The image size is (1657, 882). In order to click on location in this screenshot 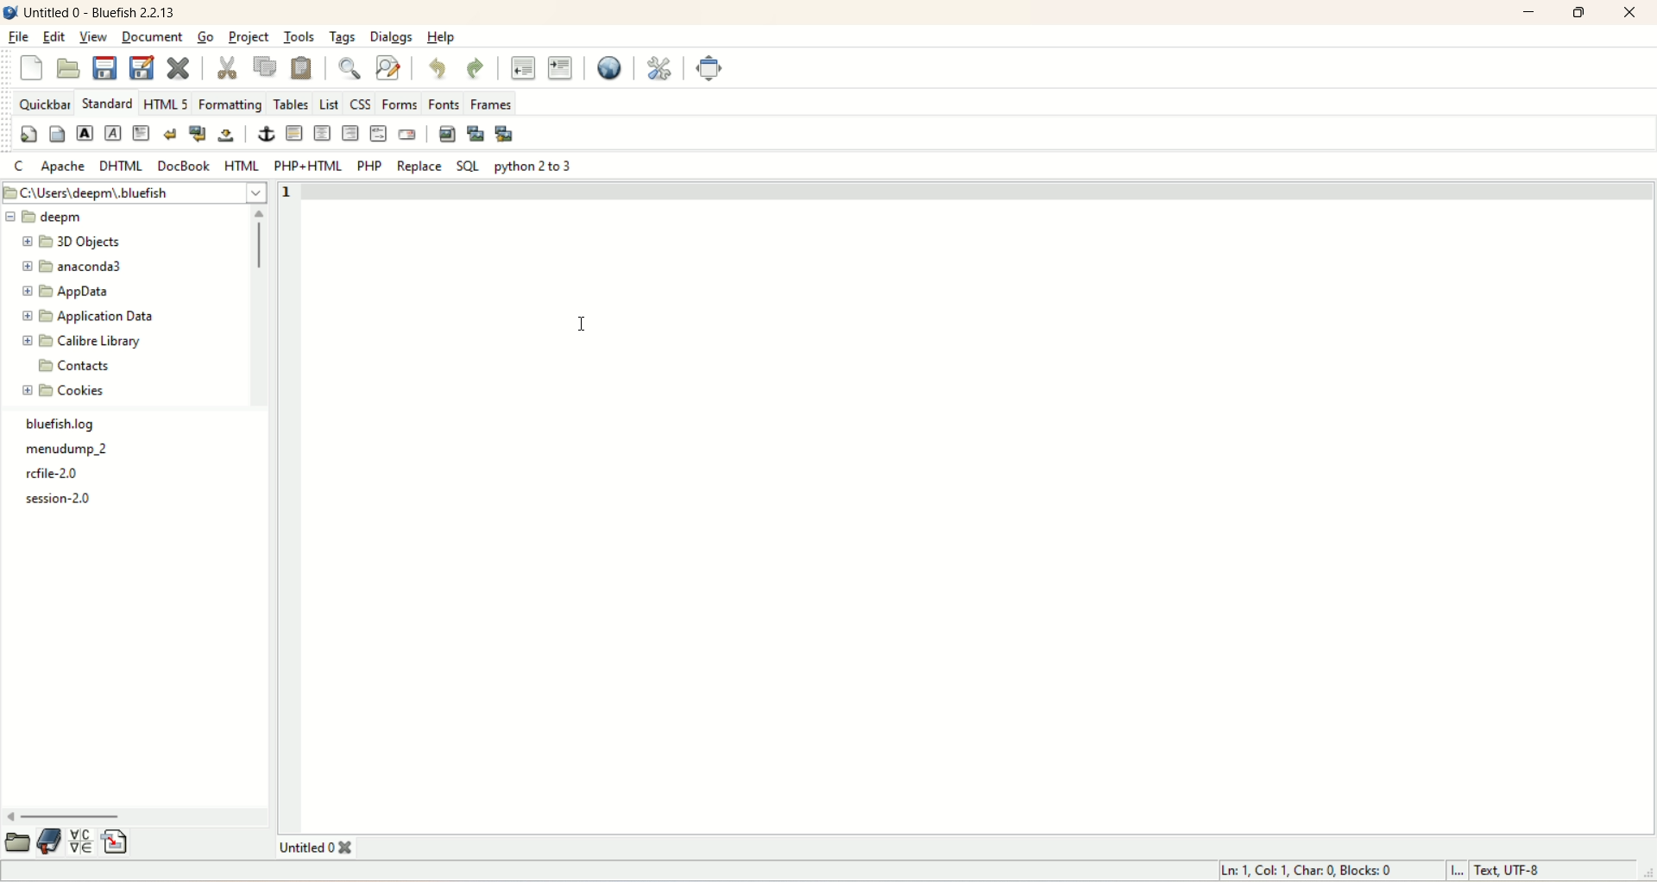, I will do `click(138, 193)`.